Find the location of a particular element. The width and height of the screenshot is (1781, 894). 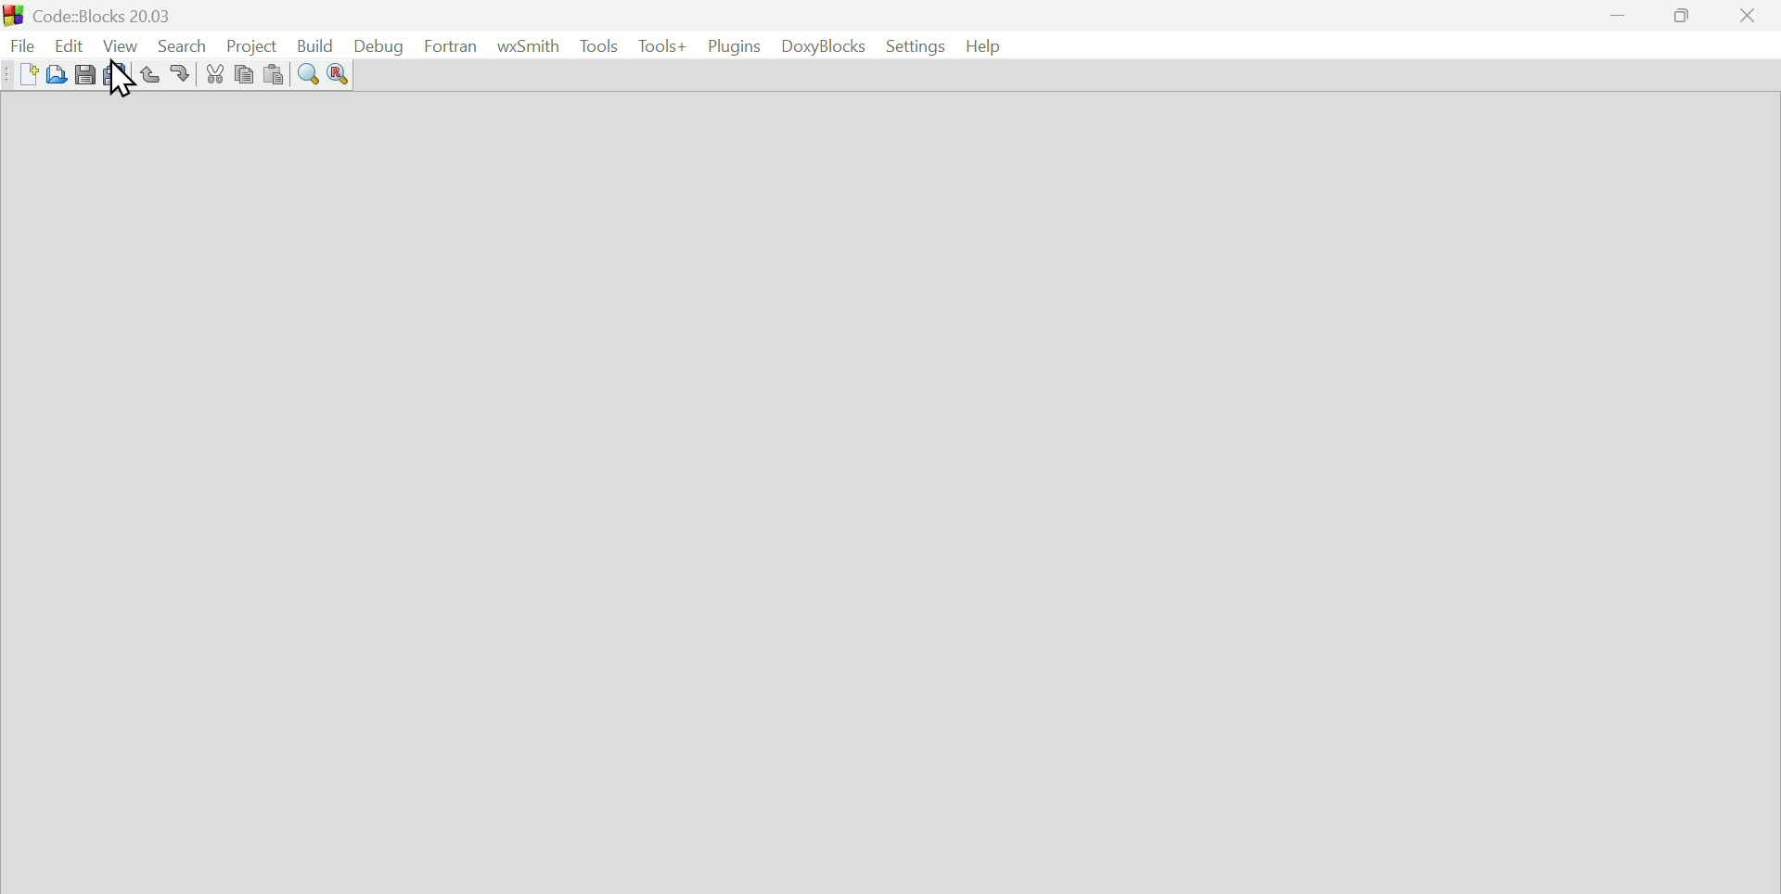

File is located at coordinates (21, 45).